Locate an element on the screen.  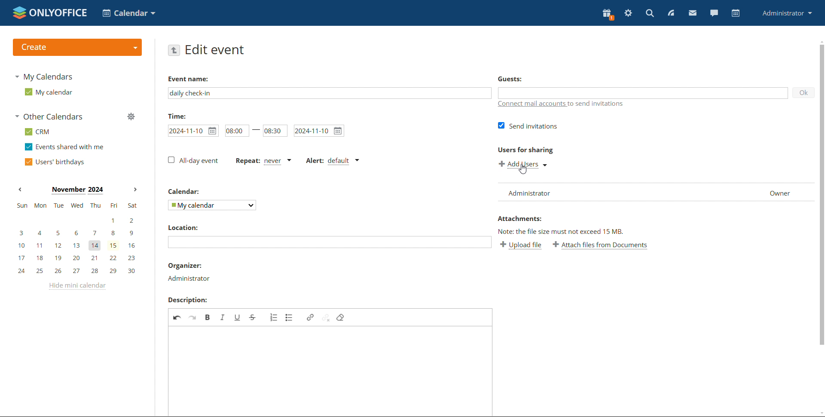
logo is located at coordinates (50, 12).